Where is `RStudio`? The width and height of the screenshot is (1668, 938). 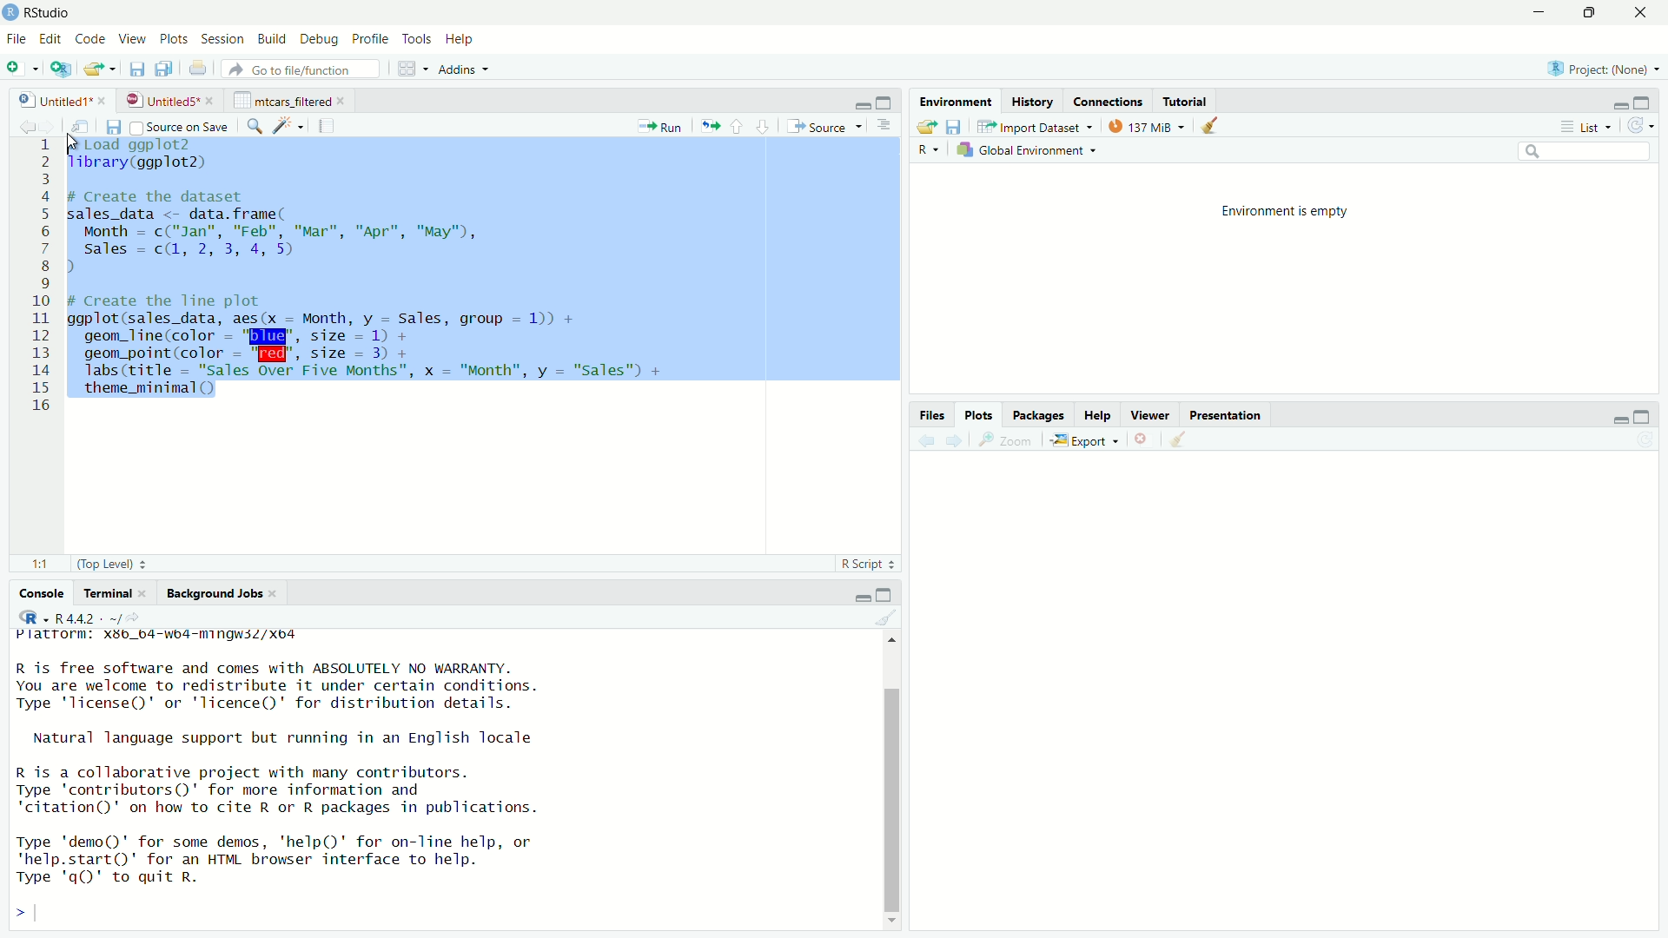 RStudio is located at coordinates (50, 13).